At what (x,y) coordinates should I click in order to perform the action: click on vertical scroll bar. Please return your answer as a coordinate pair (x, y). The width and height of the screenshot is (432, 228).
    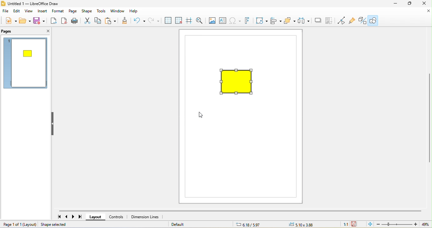
    Looking at the image, I should click on (429, 120).